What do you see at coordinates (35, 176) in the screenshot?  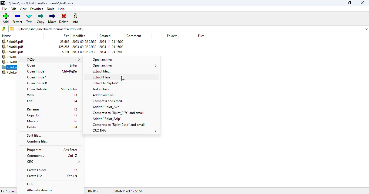 I see `create file` at bounding box center [35, 176].